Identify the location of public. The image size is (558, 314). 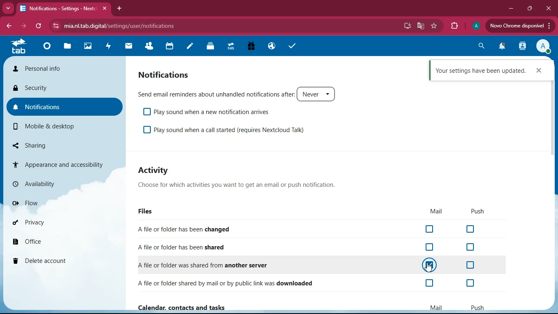
(271, 47).